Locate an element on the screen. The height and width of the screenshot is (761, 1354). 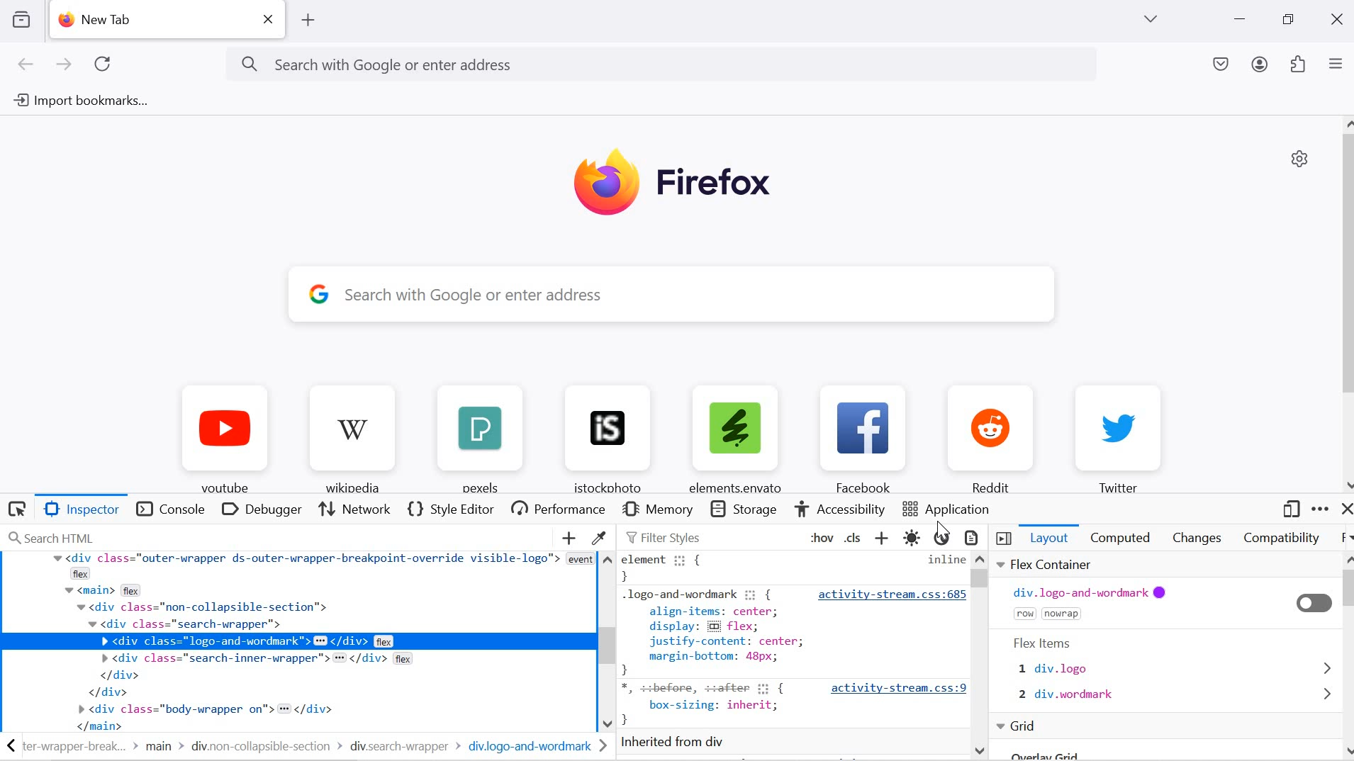
toggle 3 pane inspector off is located at coordinates (1007, 538).